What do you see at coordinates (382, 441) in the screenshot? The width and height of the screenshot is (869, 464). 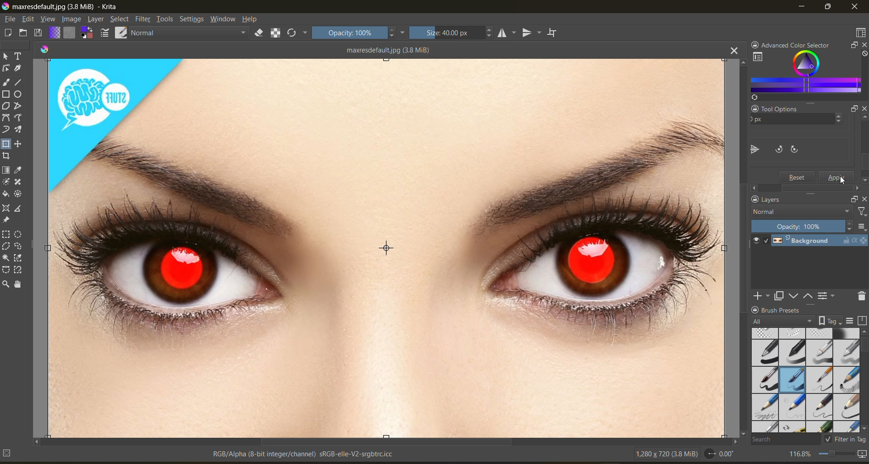 I see `horizontal scroll bar` at bounding box center [382, 441].